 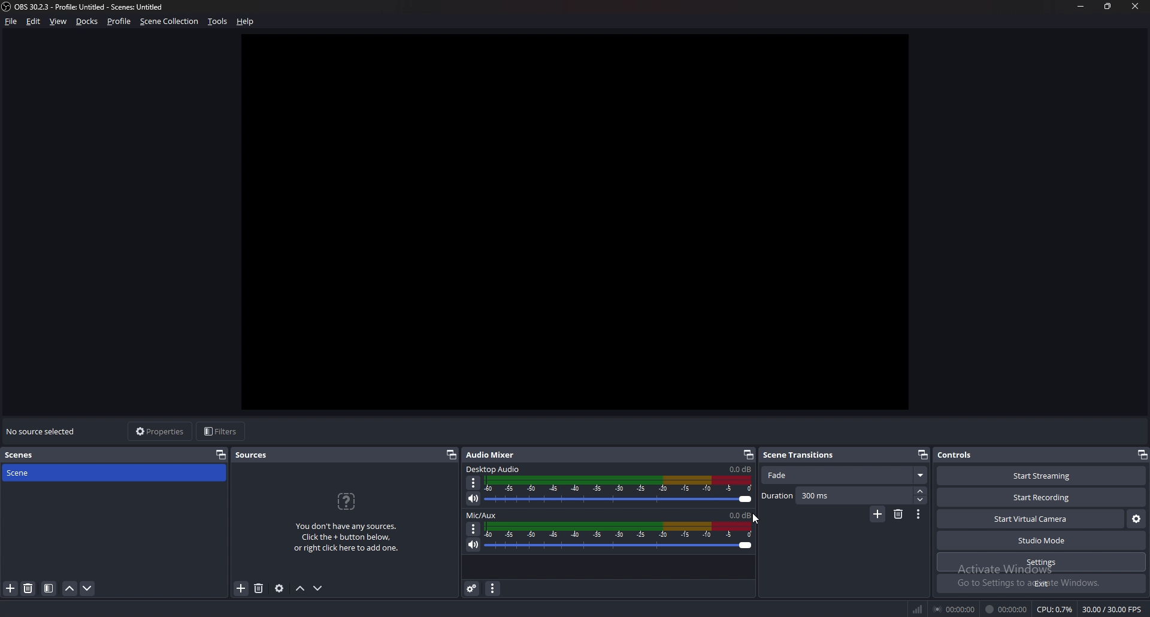 What do you see at coordinates (161, 431) in the screenshot?
I see `properties` at bounding box center [161, 431].